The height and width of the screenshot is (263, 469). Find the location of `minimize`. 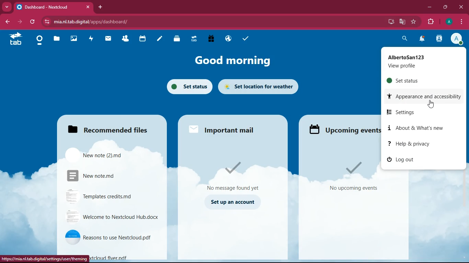

minimize is located at coordinates (428, 7).